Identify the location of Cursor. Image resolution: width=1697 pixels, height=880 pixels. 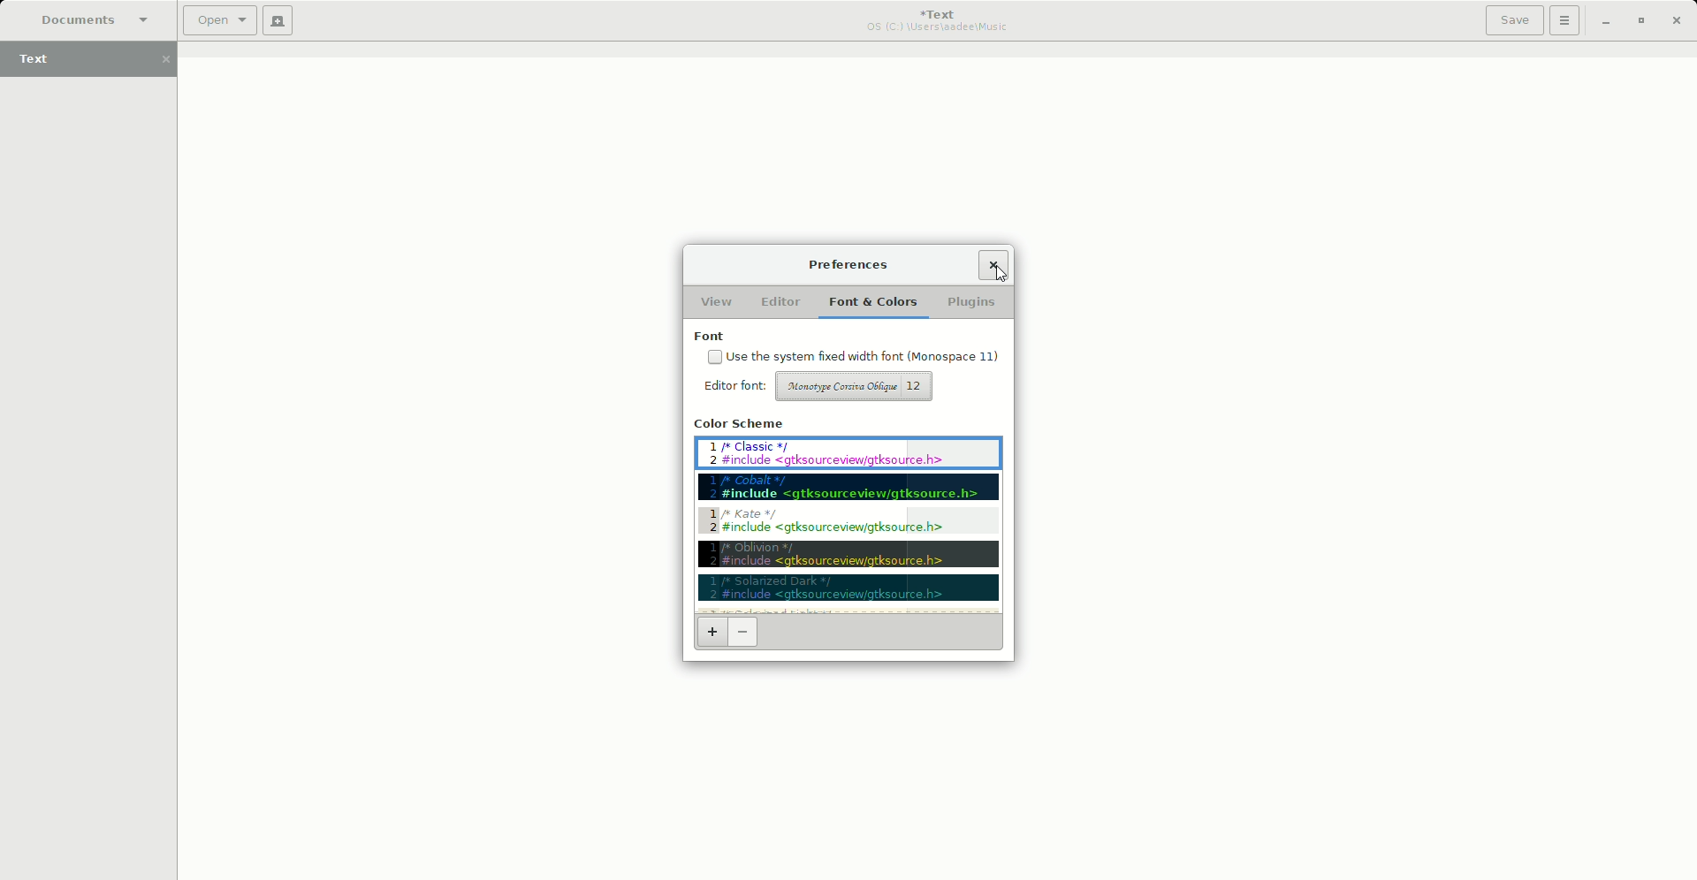
(999, 275).